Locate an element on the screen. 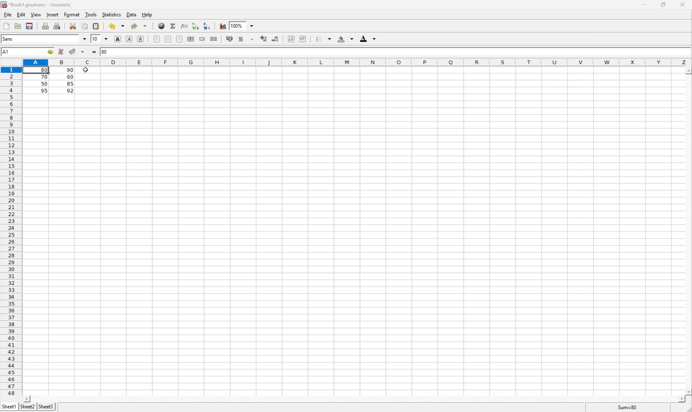 The image size is (692, 412). Underline is located at coordinates (141, 39).